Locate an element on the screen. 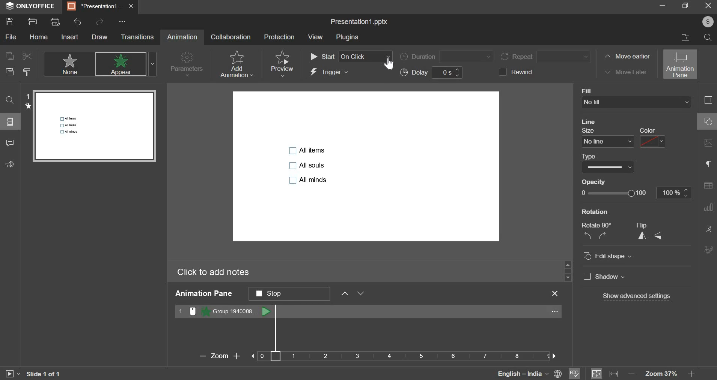 Image resolution: width=717 pixels, height=380 pixels. language is located at coordinates (514, 373).